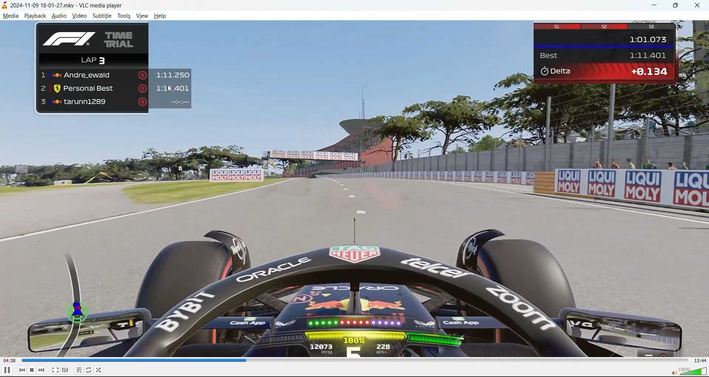 This screenshot has width=709, height=377. What do you see at coordinates (141, 16) in the screenshot?
I see `view` at bounding box center [141, 16].